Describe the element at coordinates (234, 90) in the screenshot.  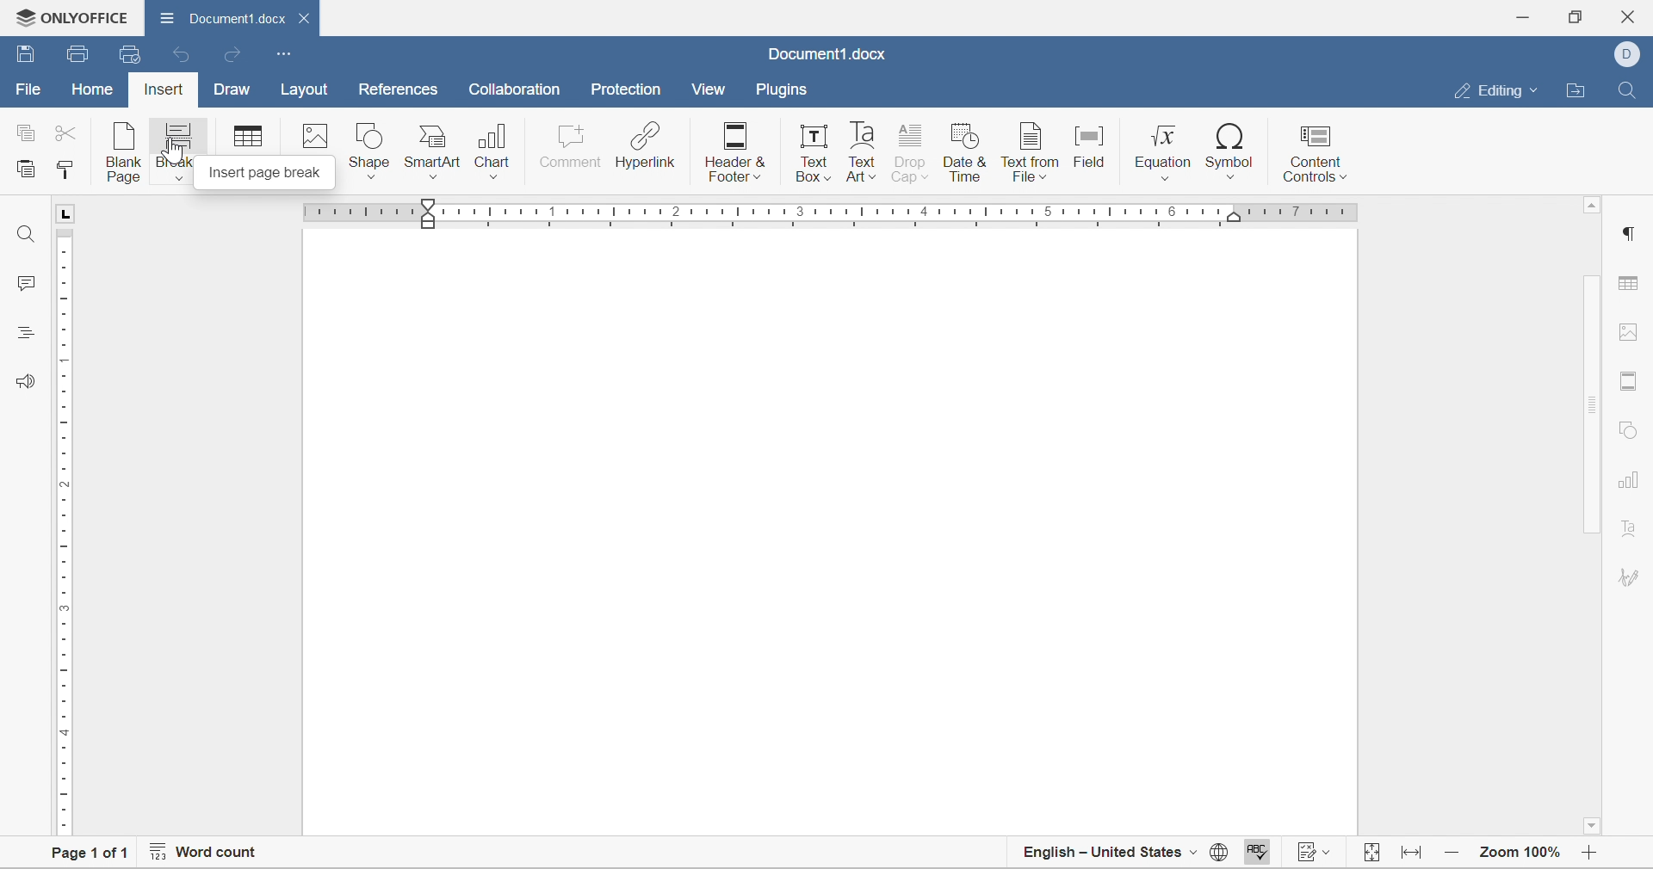
I see `Draw` at that location.